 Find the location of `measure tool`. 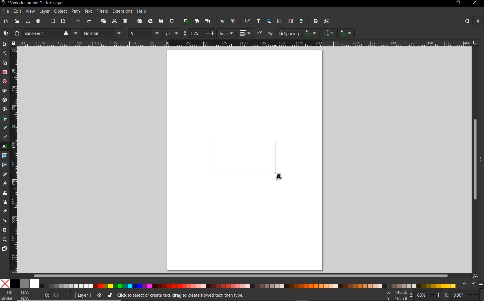

measure tool is located at coordinates (5, 230).